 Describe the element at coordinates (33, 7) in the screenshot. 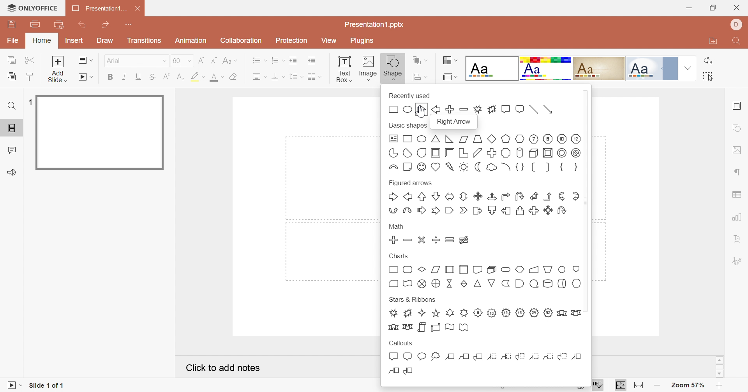

I see `ONLYOFFICE` at that location.